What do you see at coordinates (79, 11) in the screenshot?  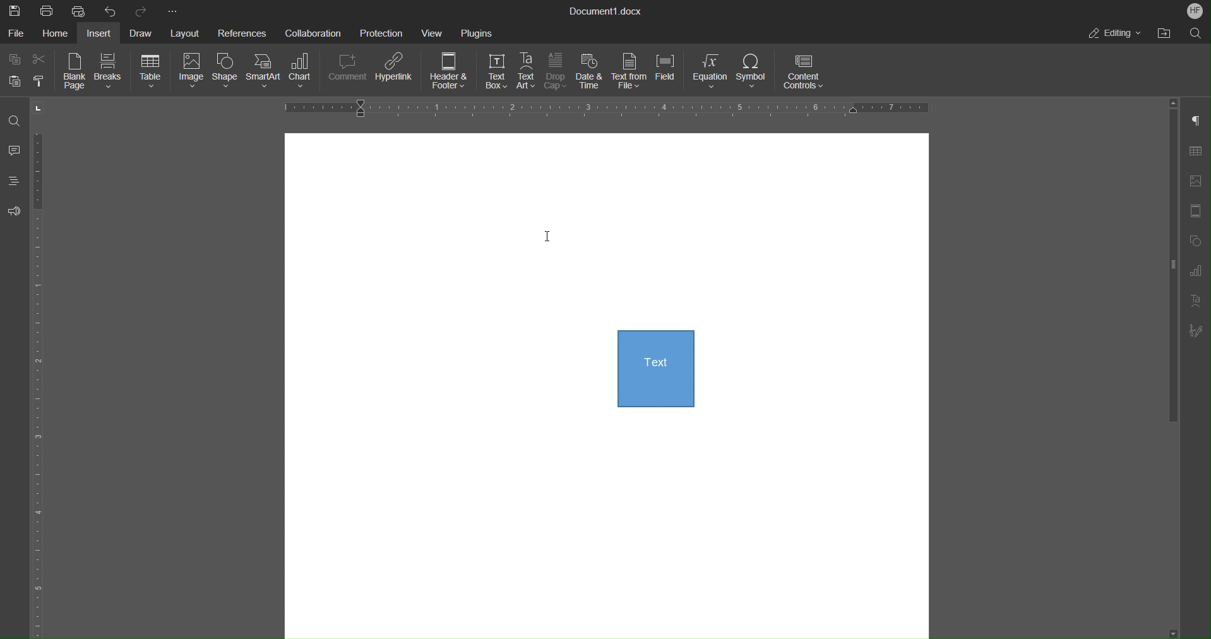 I see `Quick Print` at bounding box center [79, 11].